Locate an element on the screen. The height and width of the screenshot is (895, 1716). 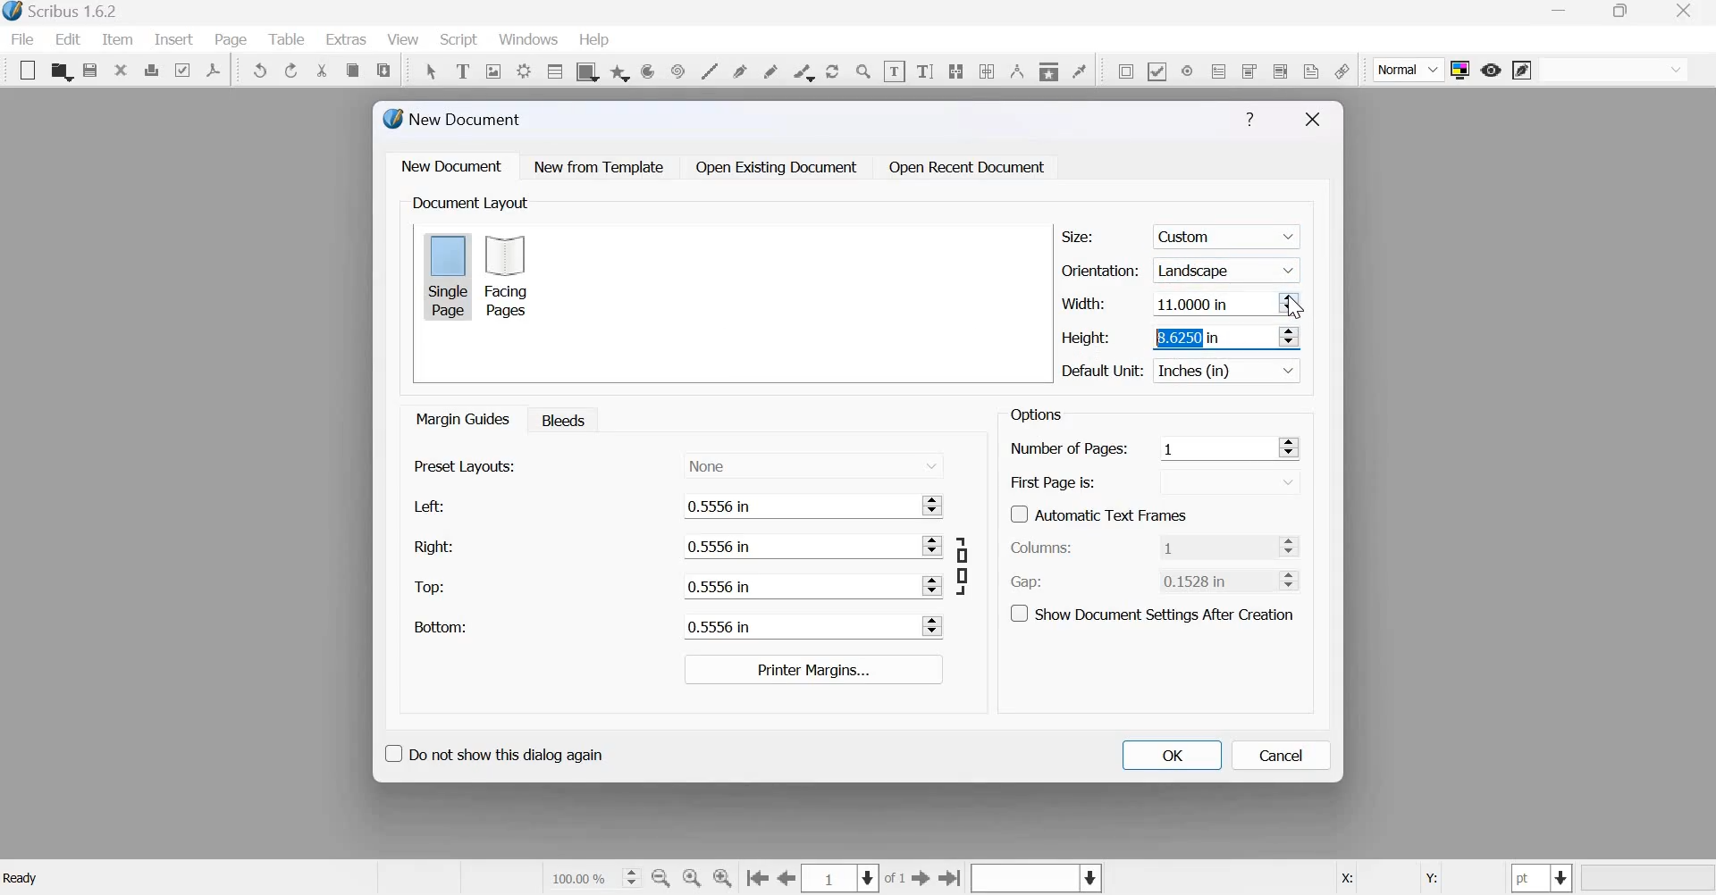
custom is located at coordinates (1230, 233).